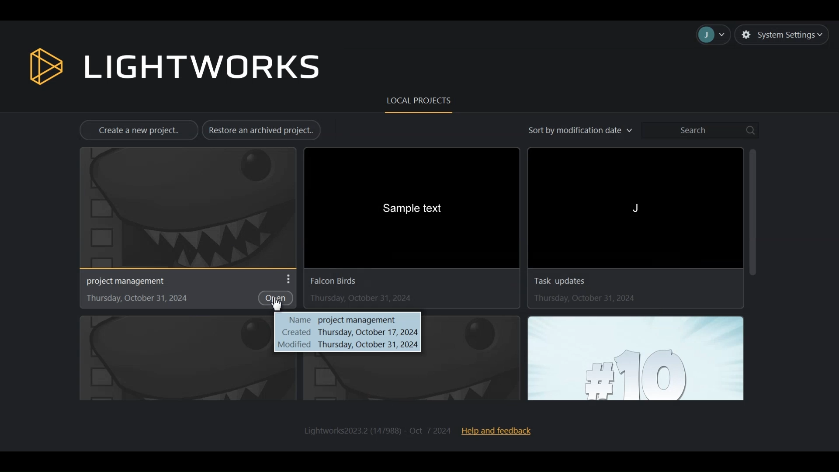 The width and height of the screenshot is (839, 472). Describe the element at coordinates (145, 298) in the screenshot. I see `Thursday` at that location.